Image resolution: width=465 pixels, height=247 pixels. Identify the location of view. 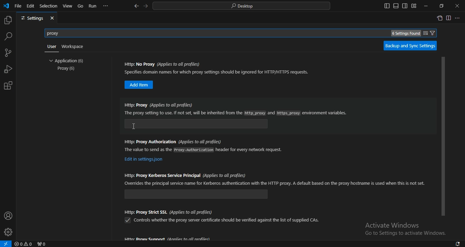
(67, 5).